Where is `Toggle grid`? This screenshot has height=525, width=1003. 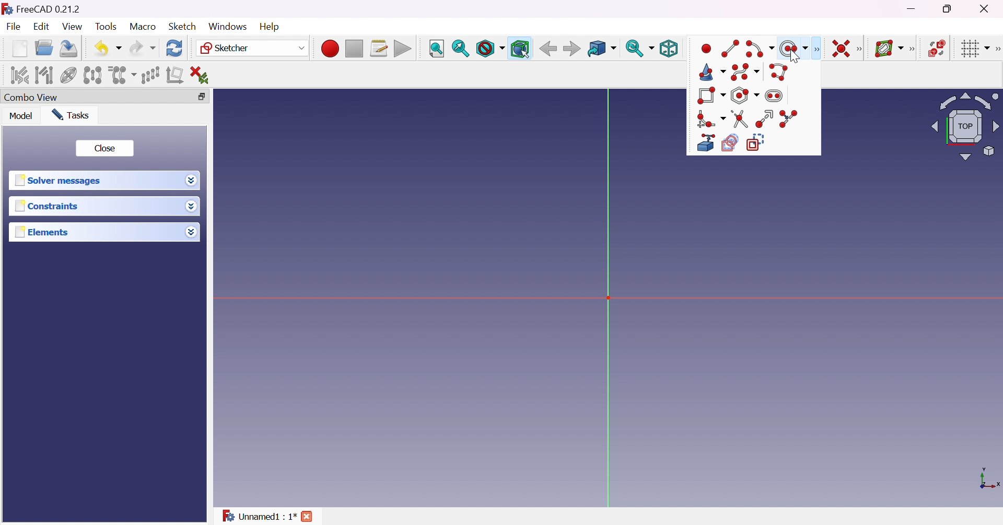 Toggle grid is located at coordinates (974, 48).